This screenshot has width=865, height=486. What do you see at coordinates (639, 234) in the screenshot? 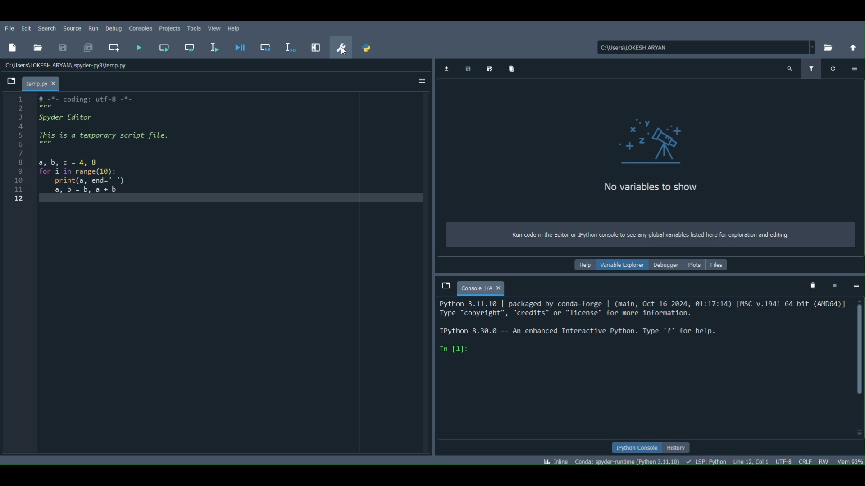
I see `Run code in the Editor or IPython console to see any global variables listed here for exploration and editing.` at bounding box center [639, 234].